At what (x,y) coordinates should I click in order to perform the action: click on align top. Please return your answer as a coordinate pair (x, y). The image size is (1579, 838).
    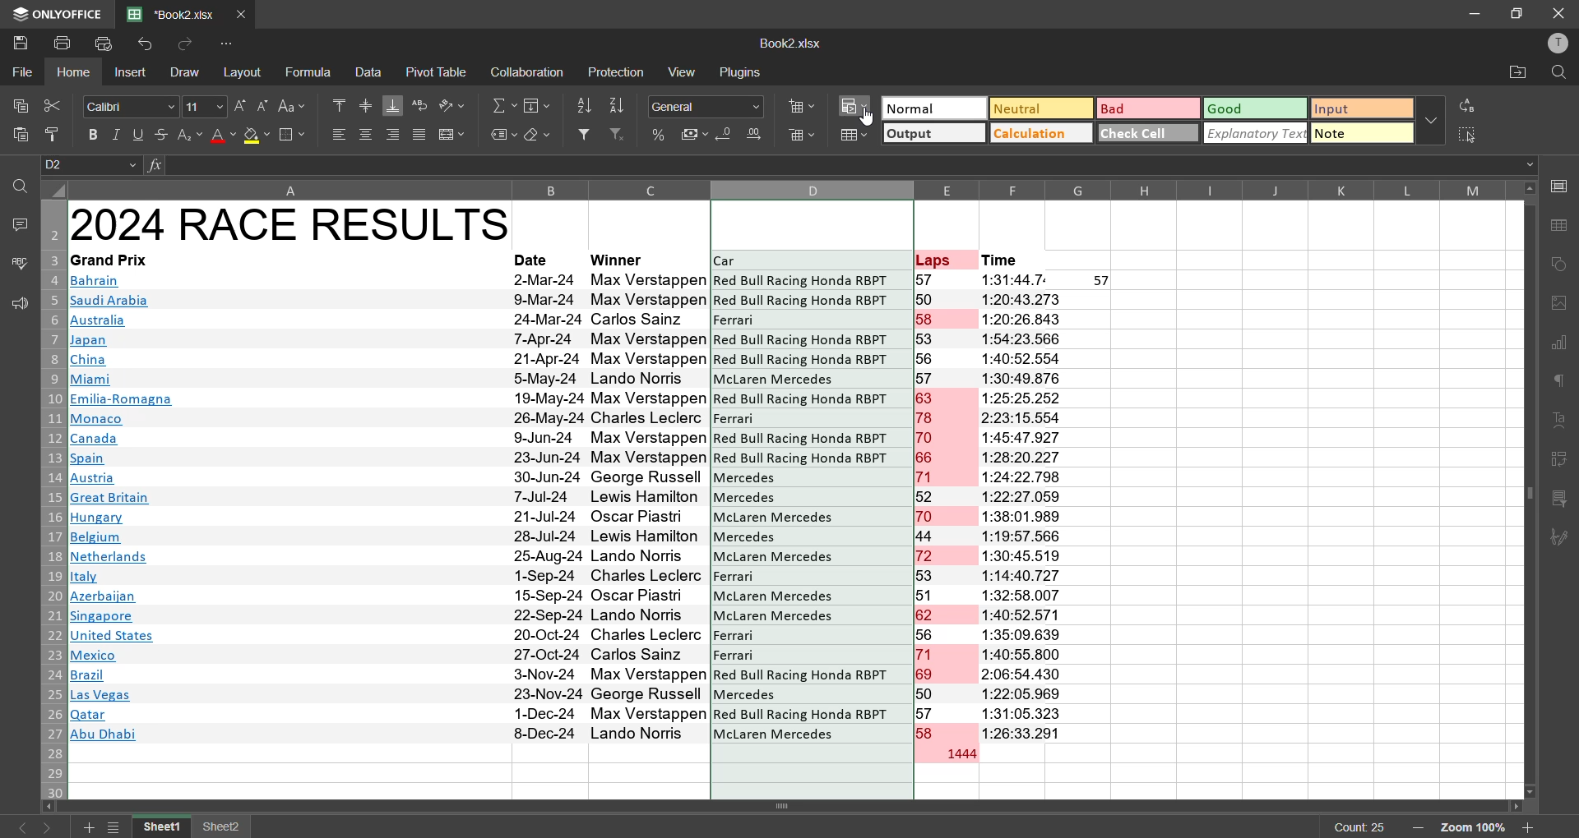
    Looking at the image, I should click on (339, 104).